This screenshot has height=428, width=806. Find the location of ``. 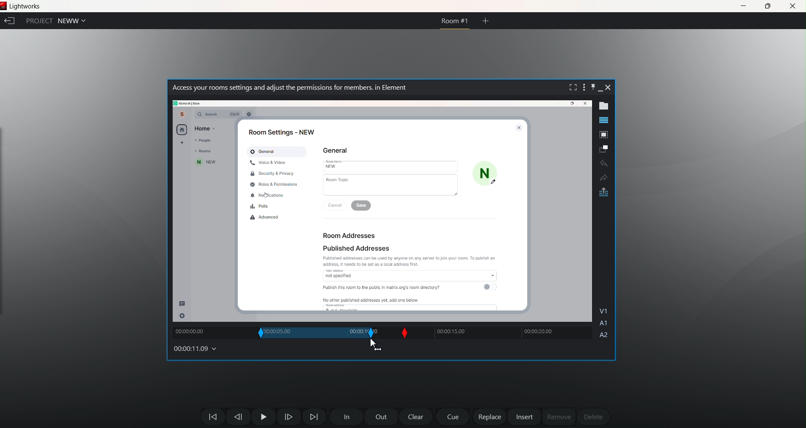

 is located at coordinates (251, 114).